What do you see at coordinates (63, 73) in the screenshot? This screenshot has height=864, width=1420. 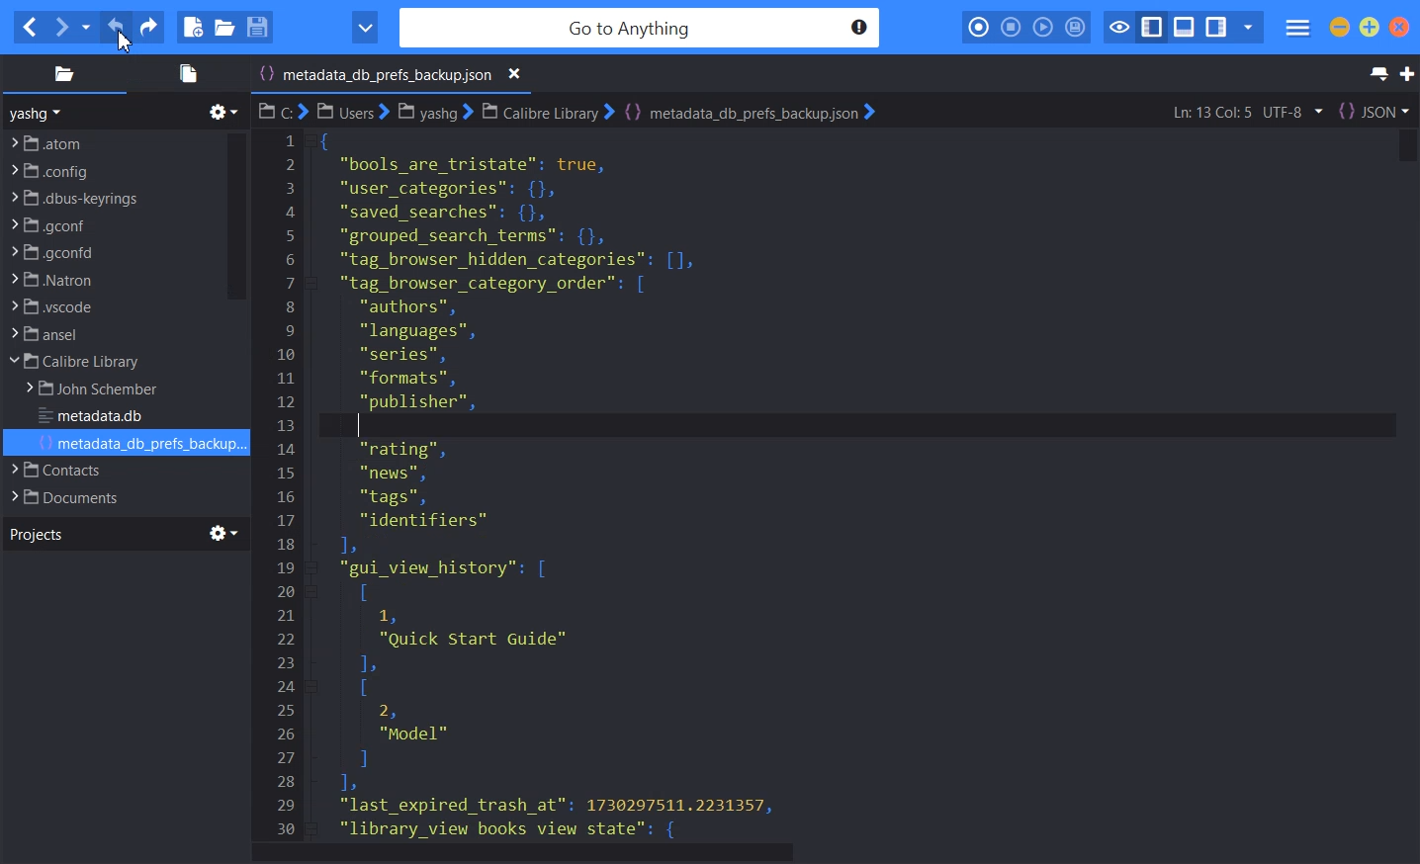 I see `Places` at bounding box center [63, 73].